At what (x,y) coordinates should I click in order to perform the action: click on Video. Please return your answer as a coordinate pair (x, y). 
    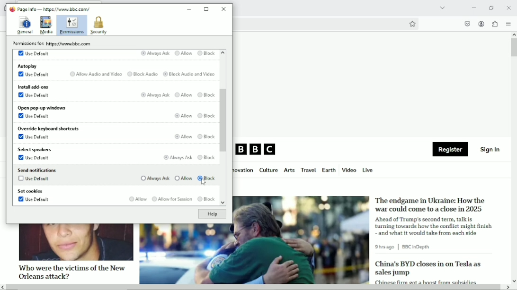
    Looking at the image, I should click on (349, 170).